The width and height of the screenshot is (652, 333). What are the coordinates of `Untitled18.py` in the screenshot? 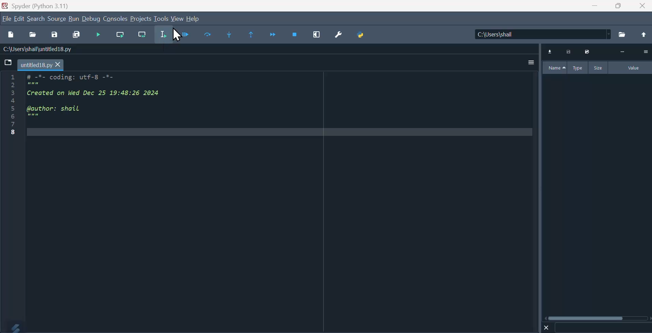 It's located at (41, 65).